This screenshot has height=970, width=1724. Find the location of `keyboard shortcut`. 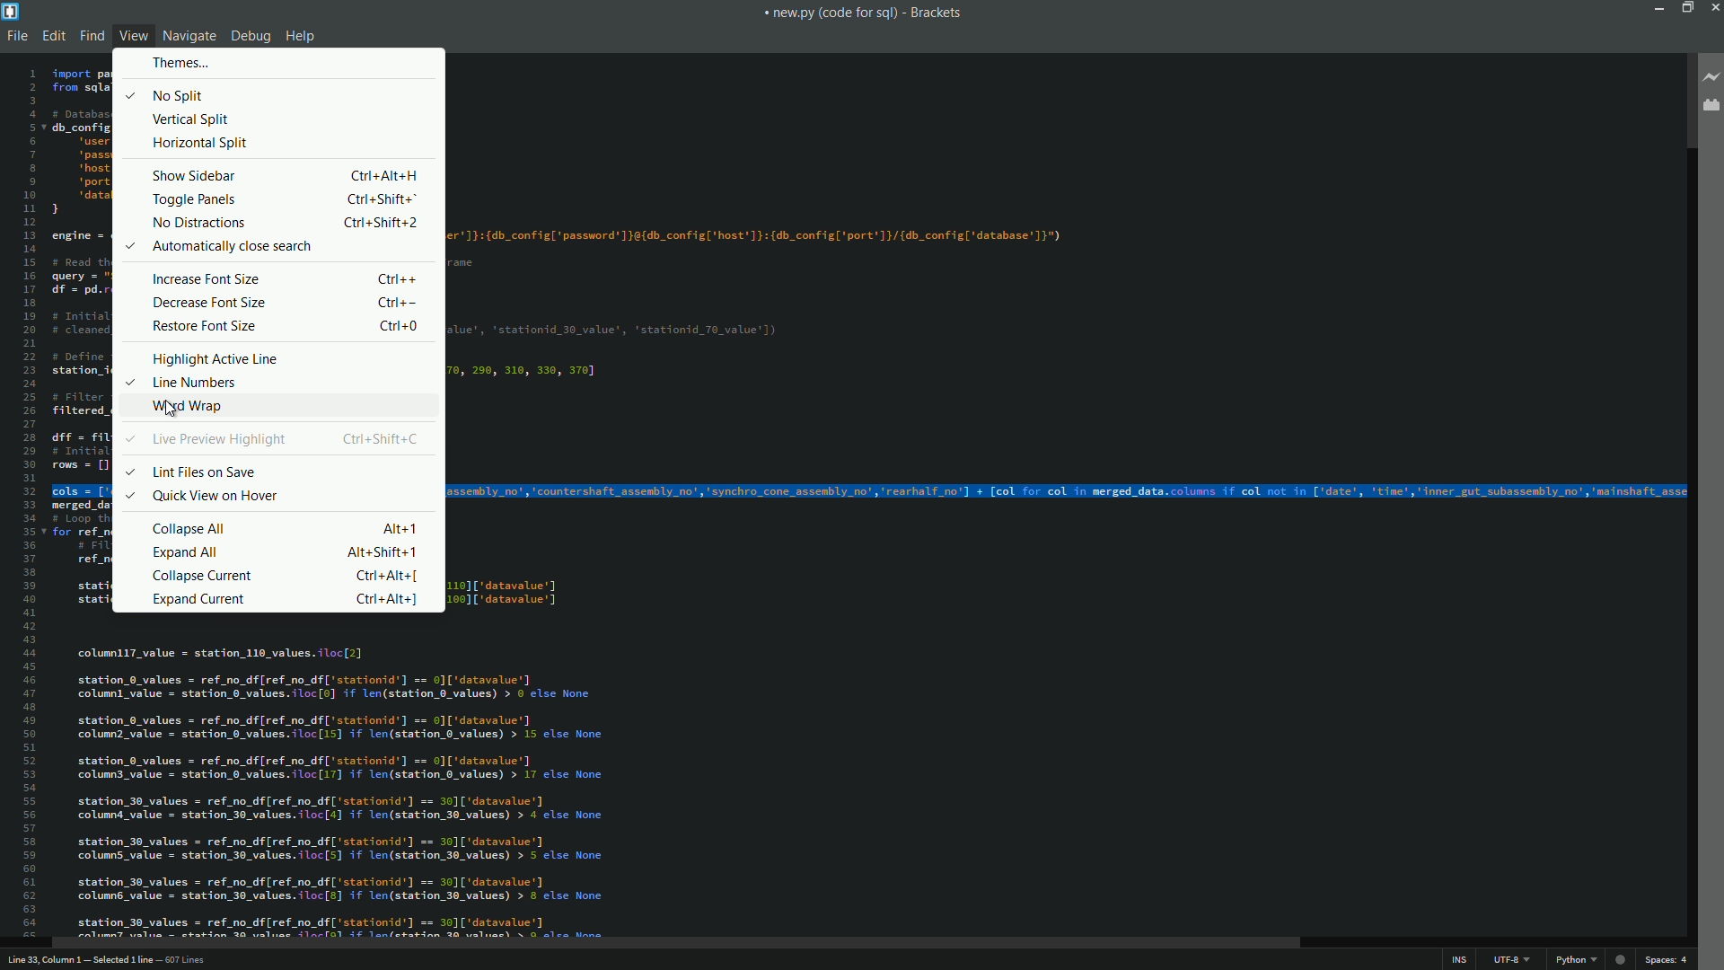

keyboard shortcut is located at coordinates (401, 529).